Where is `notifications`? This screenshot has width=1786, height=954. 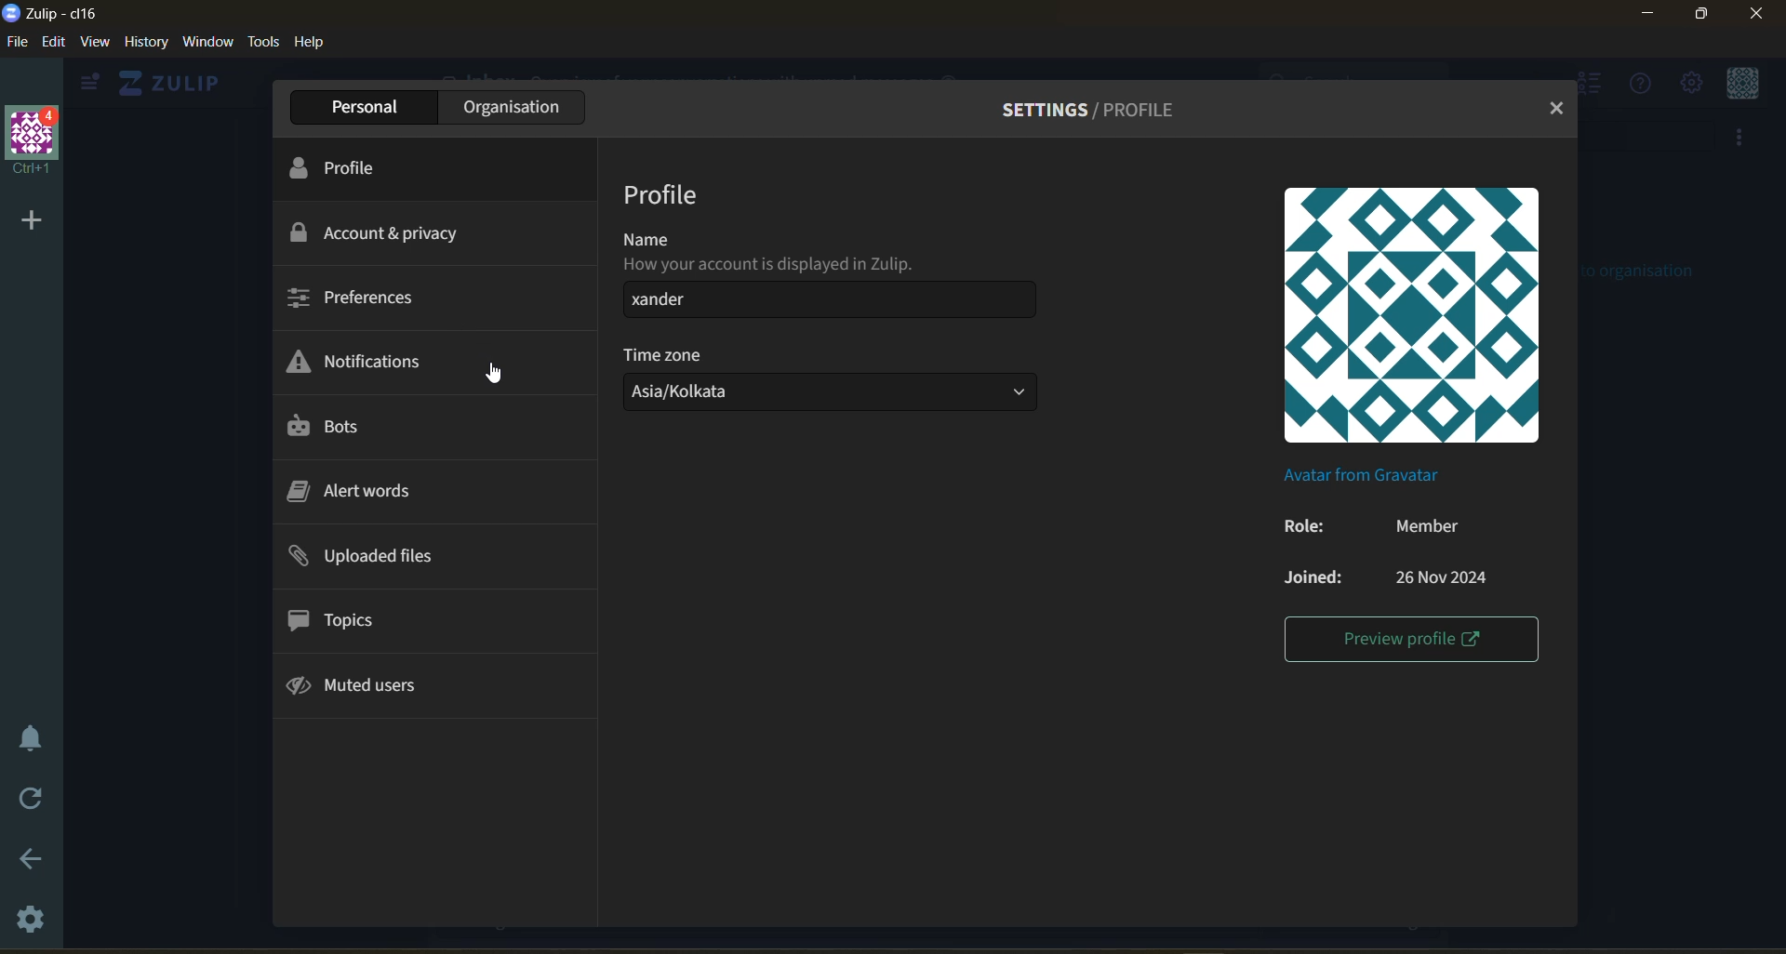
notifications is located at coordinates (366, 359).